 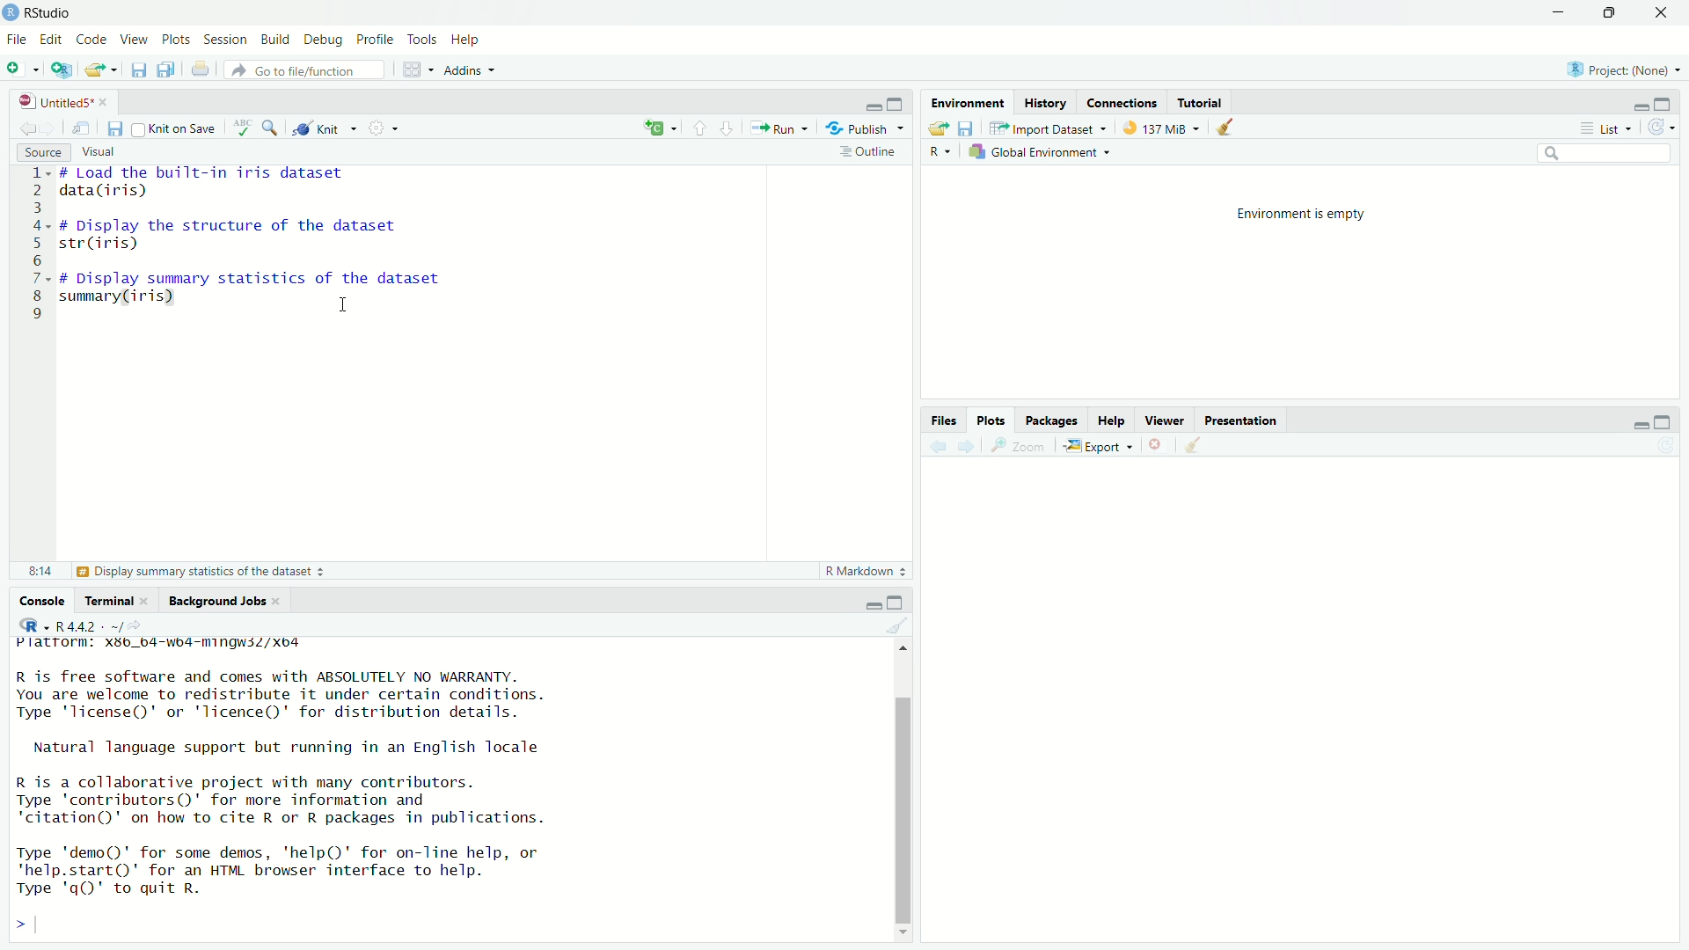 I want to click on Import Dataset, so click(x=1048, y=127).